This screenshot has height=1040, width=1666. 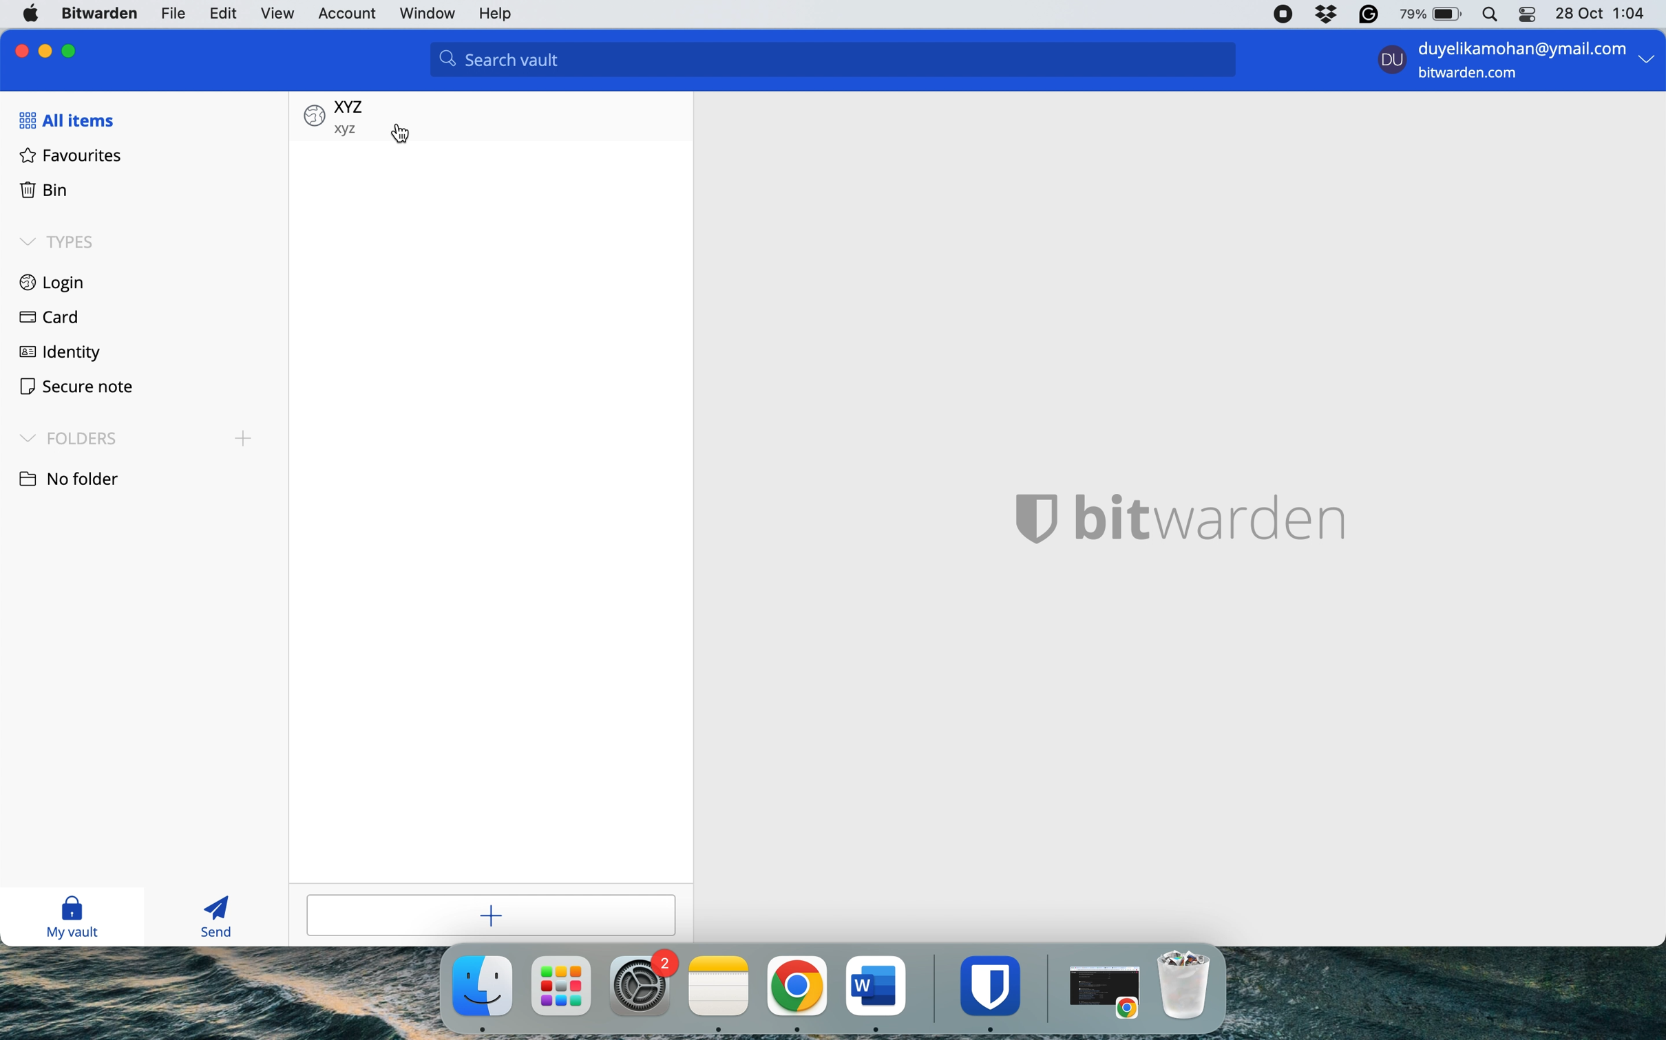 I want to click on battery, so click(x=1426, y=14).